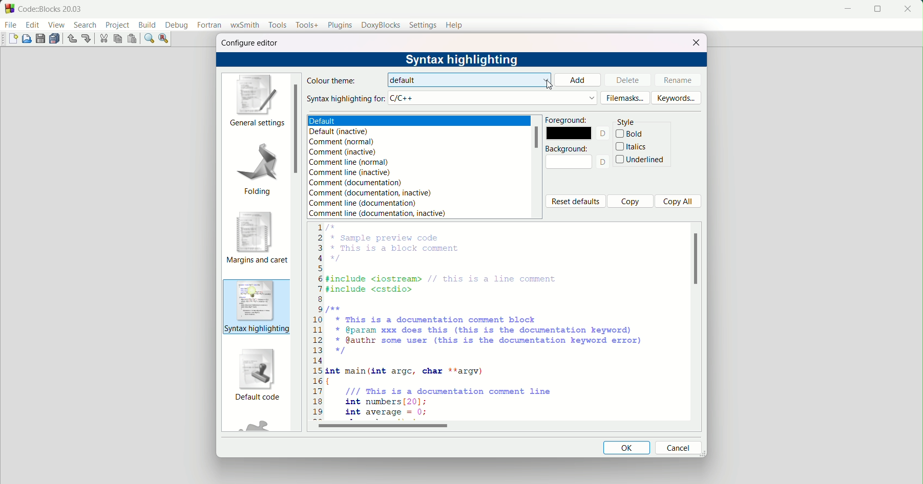 This screenshot has width=923, height=484. I want to click on scroll bar, so click(696, 259).